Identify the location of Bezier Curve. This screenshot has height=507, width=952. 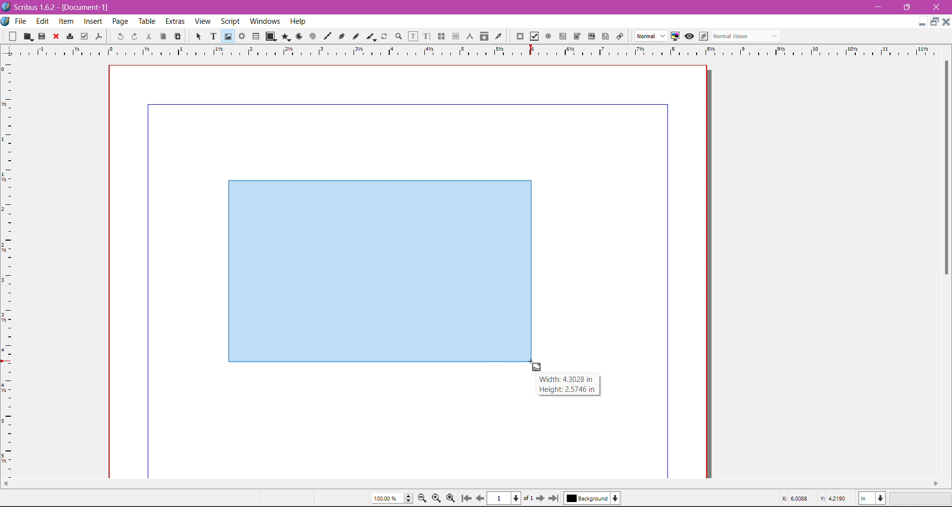
(342, 37).